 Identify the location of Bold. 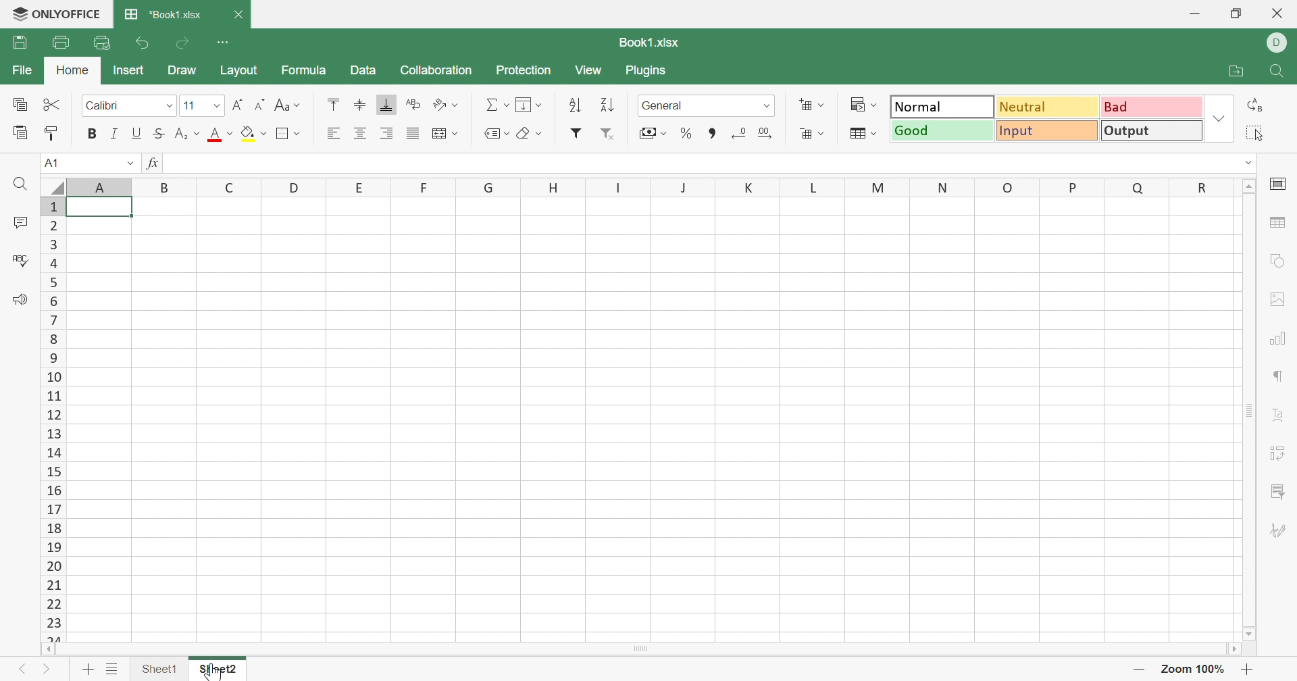
(93, 133).